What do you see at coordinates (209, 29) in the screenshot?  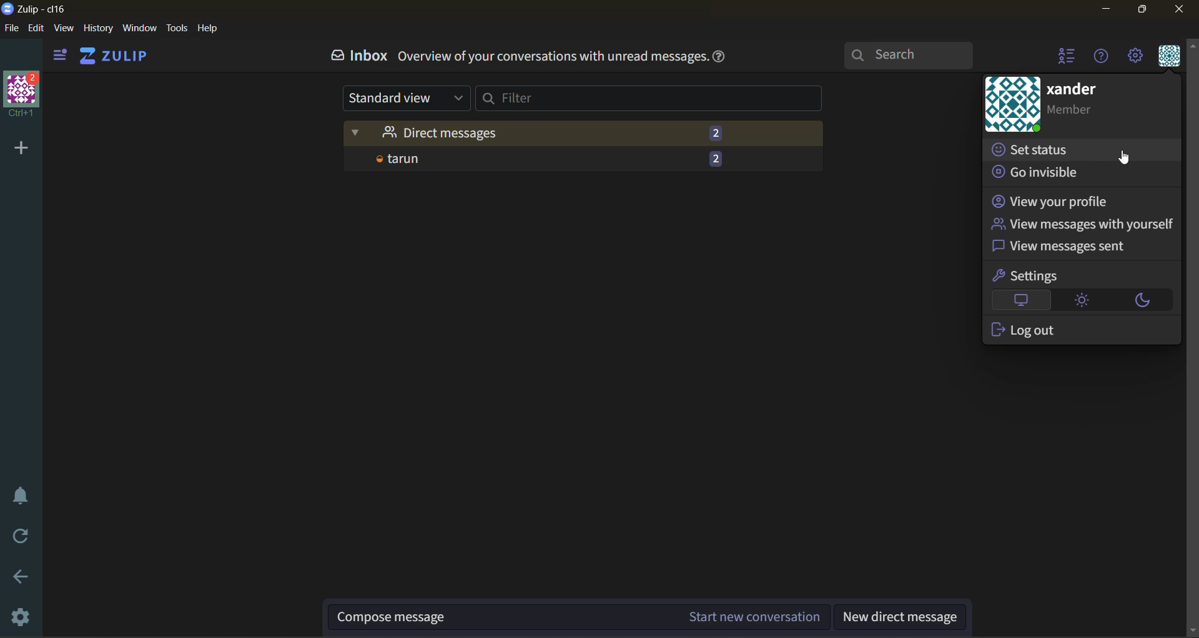 I see `help` at bounding box center [209, 29].